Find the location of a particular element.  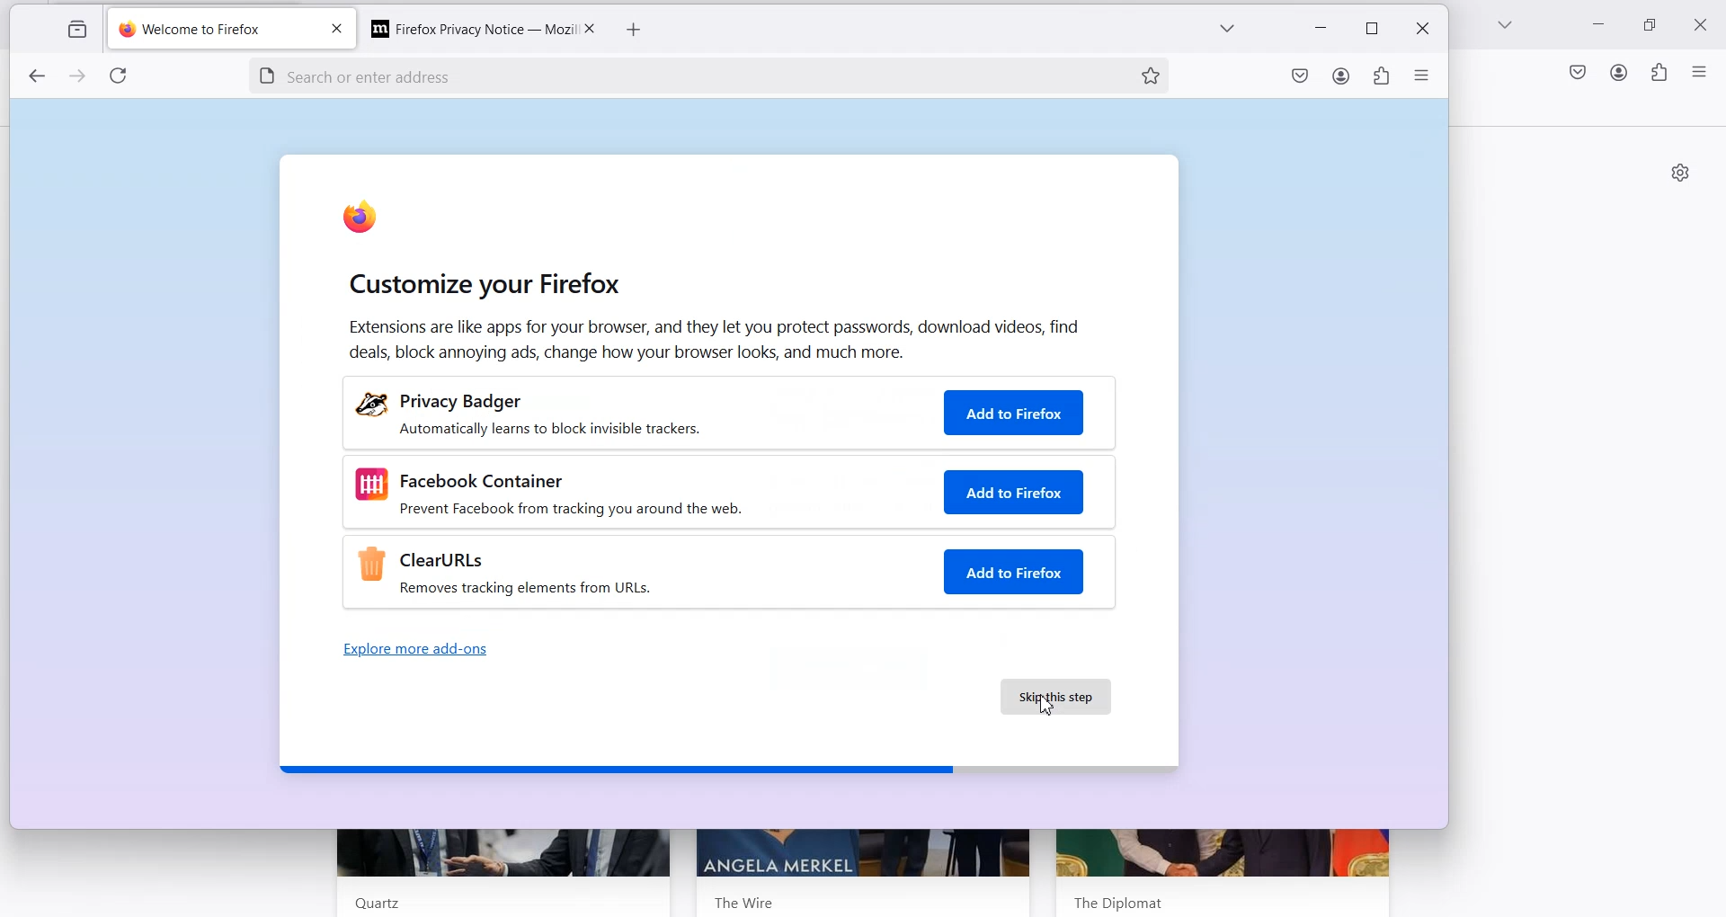

next page is located at coordinates (79, 78).